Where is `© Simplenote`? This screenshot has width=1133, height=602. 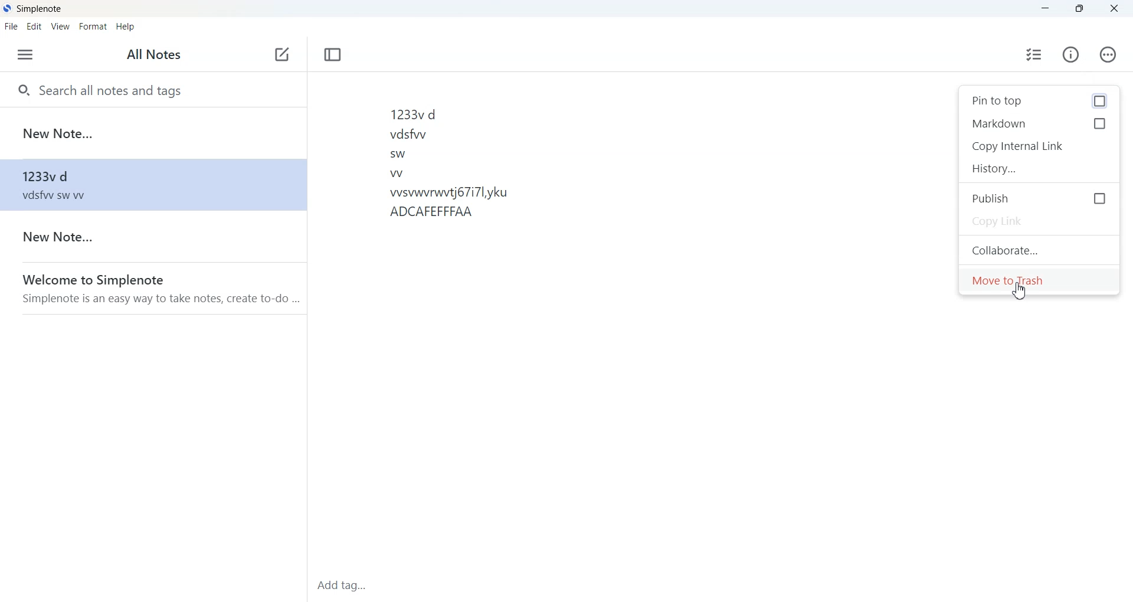 © Simplenote is located at coordinates (35, 10).